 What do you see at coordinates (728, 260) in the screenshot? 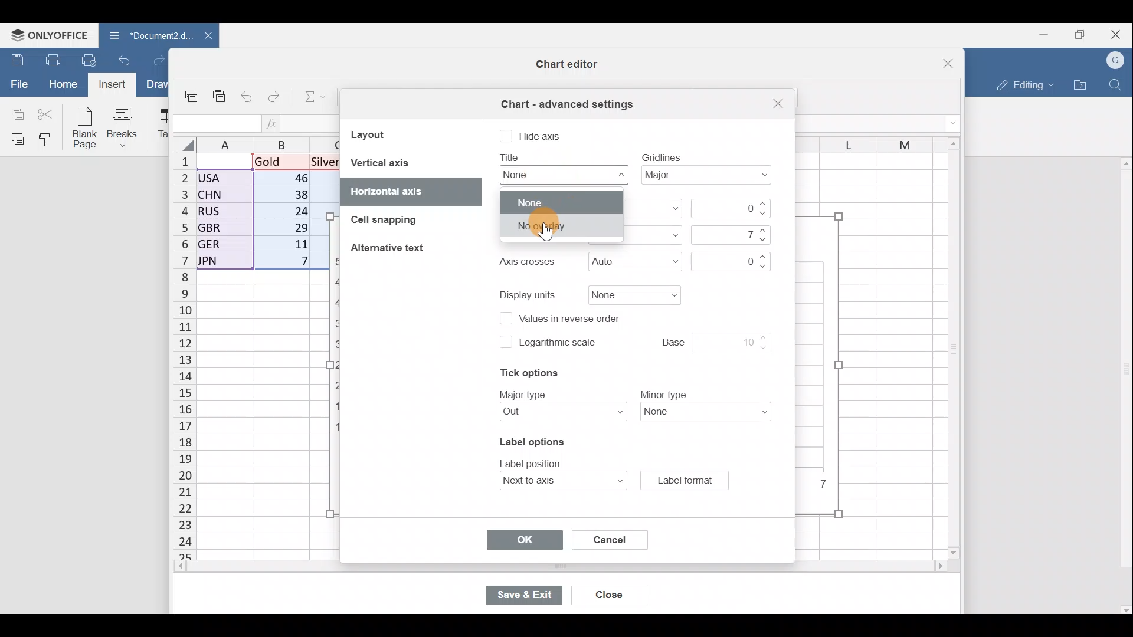
I see `Axis crosses value` at bounding box center [728, 260].